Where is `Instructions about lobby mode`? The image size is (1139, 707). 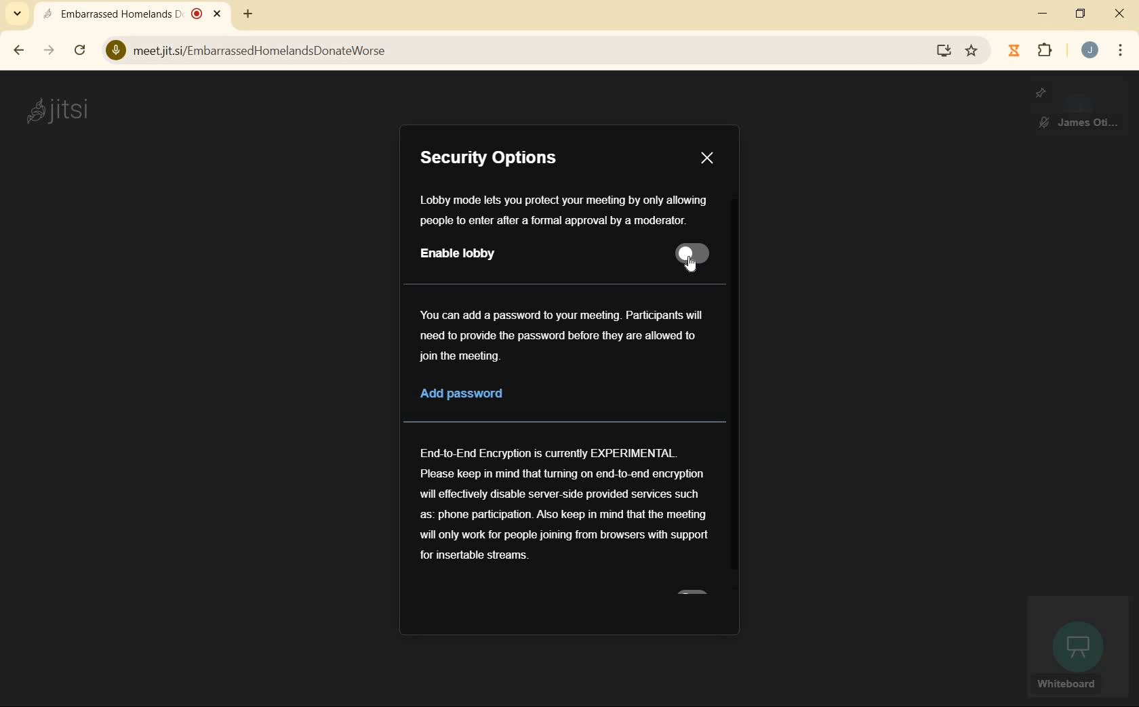 Instructions about lobby mode is located at coordinates (561, 211).